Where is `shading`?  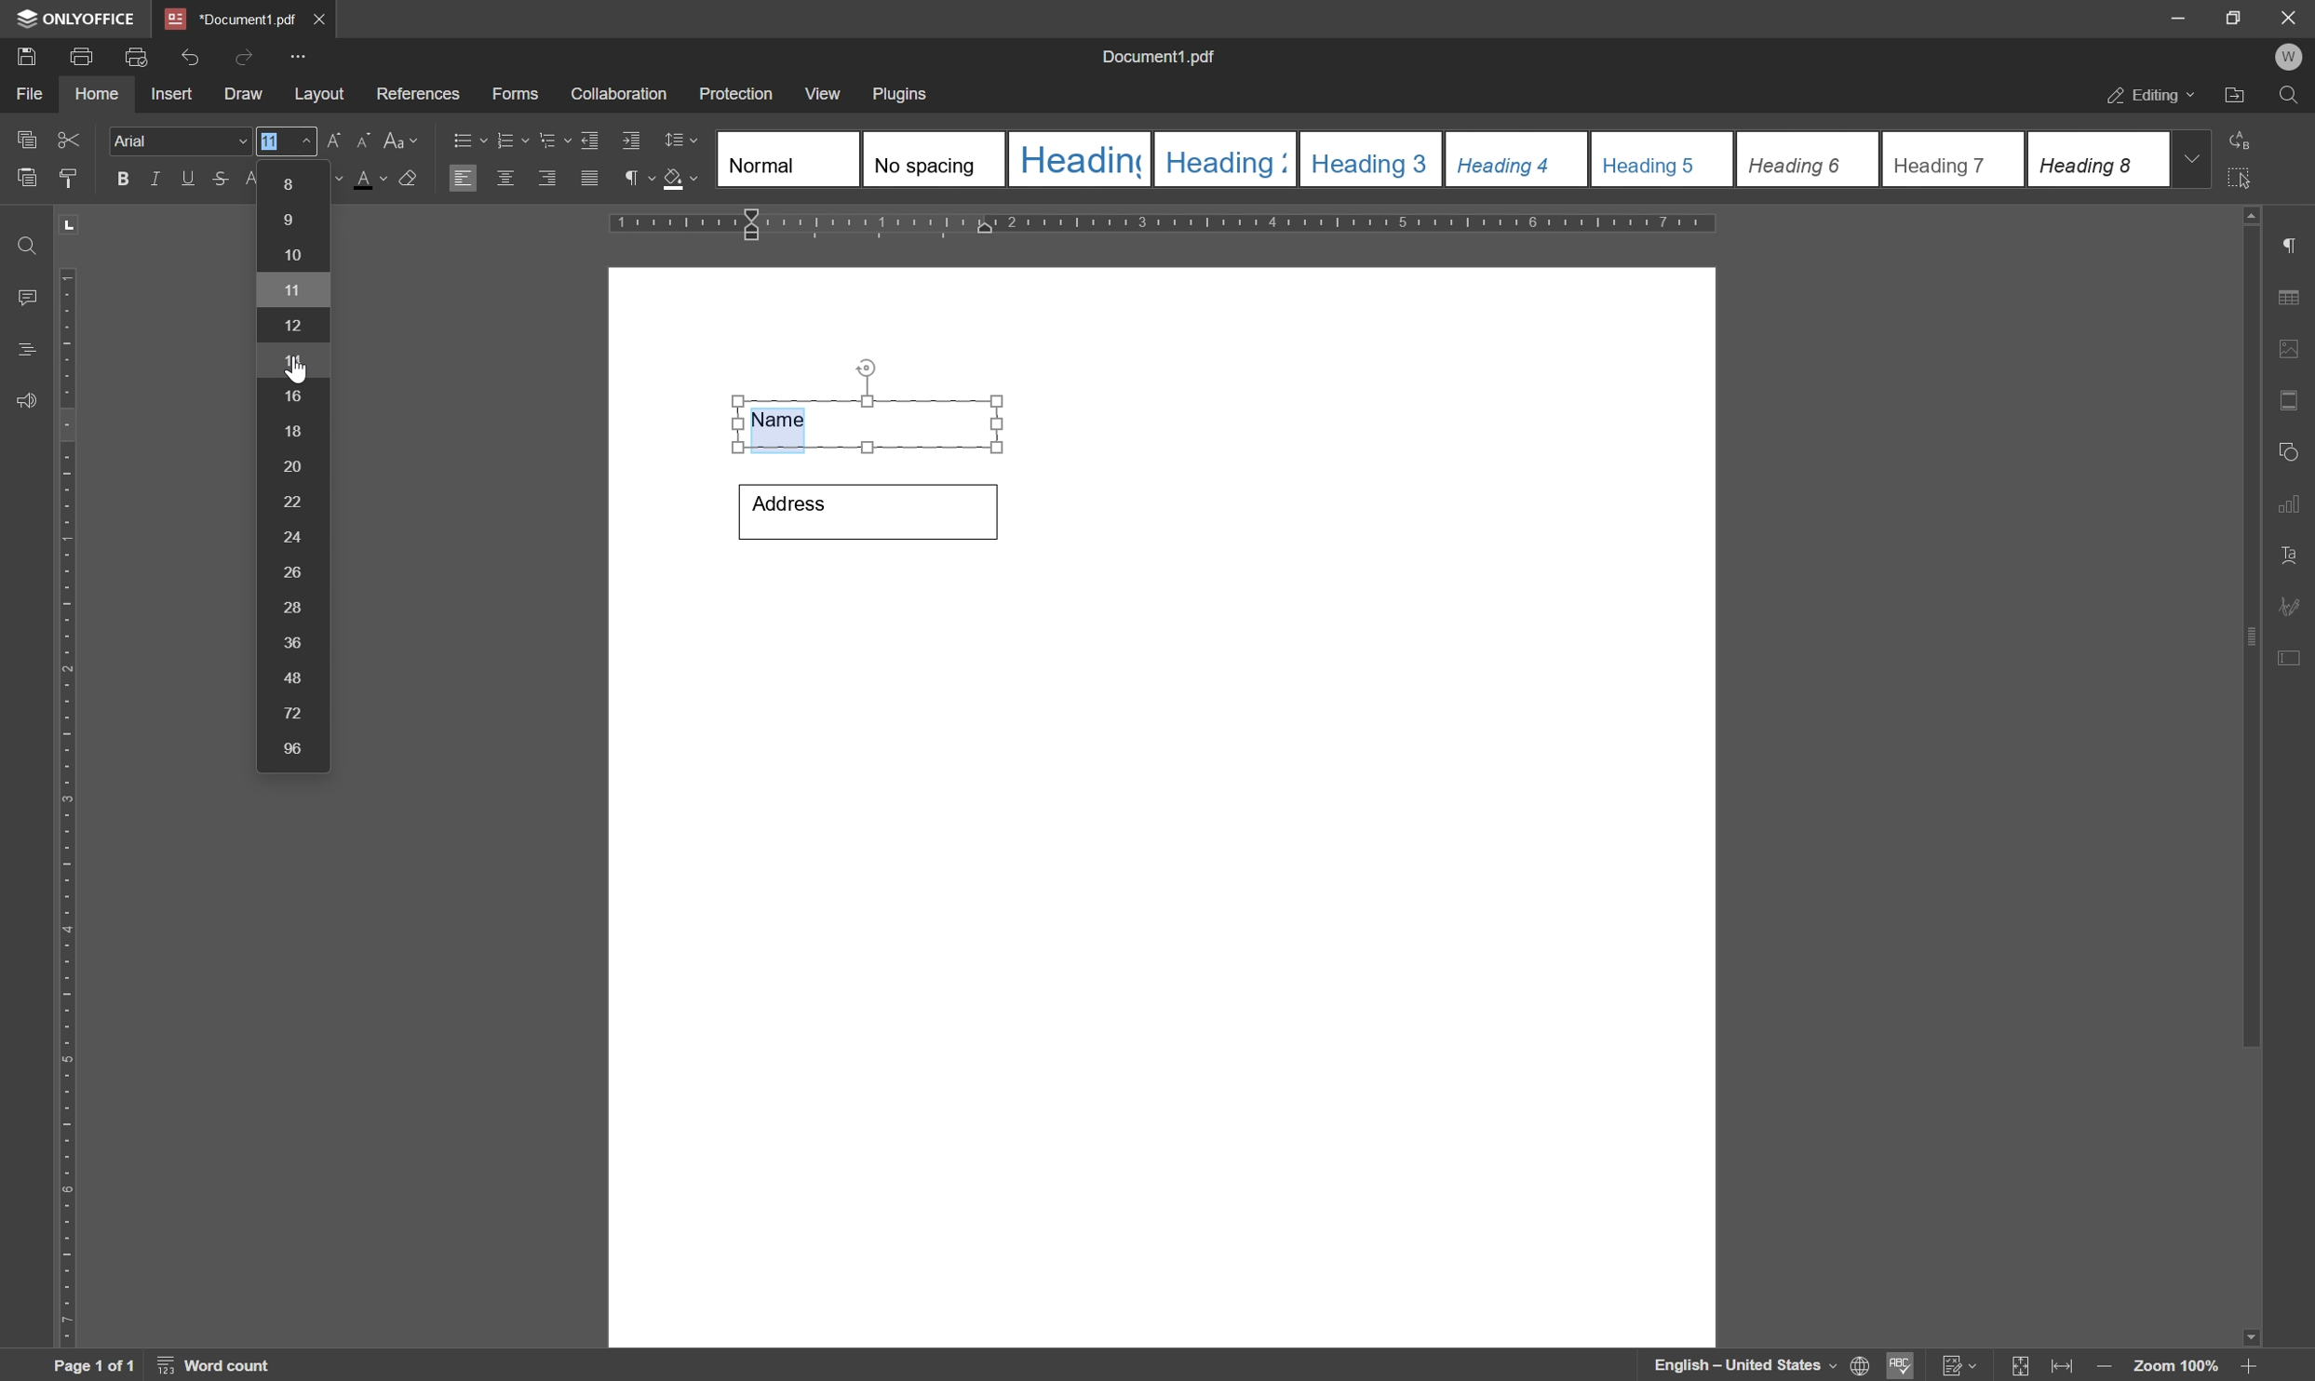 shading is located at coordinates (680, 181).